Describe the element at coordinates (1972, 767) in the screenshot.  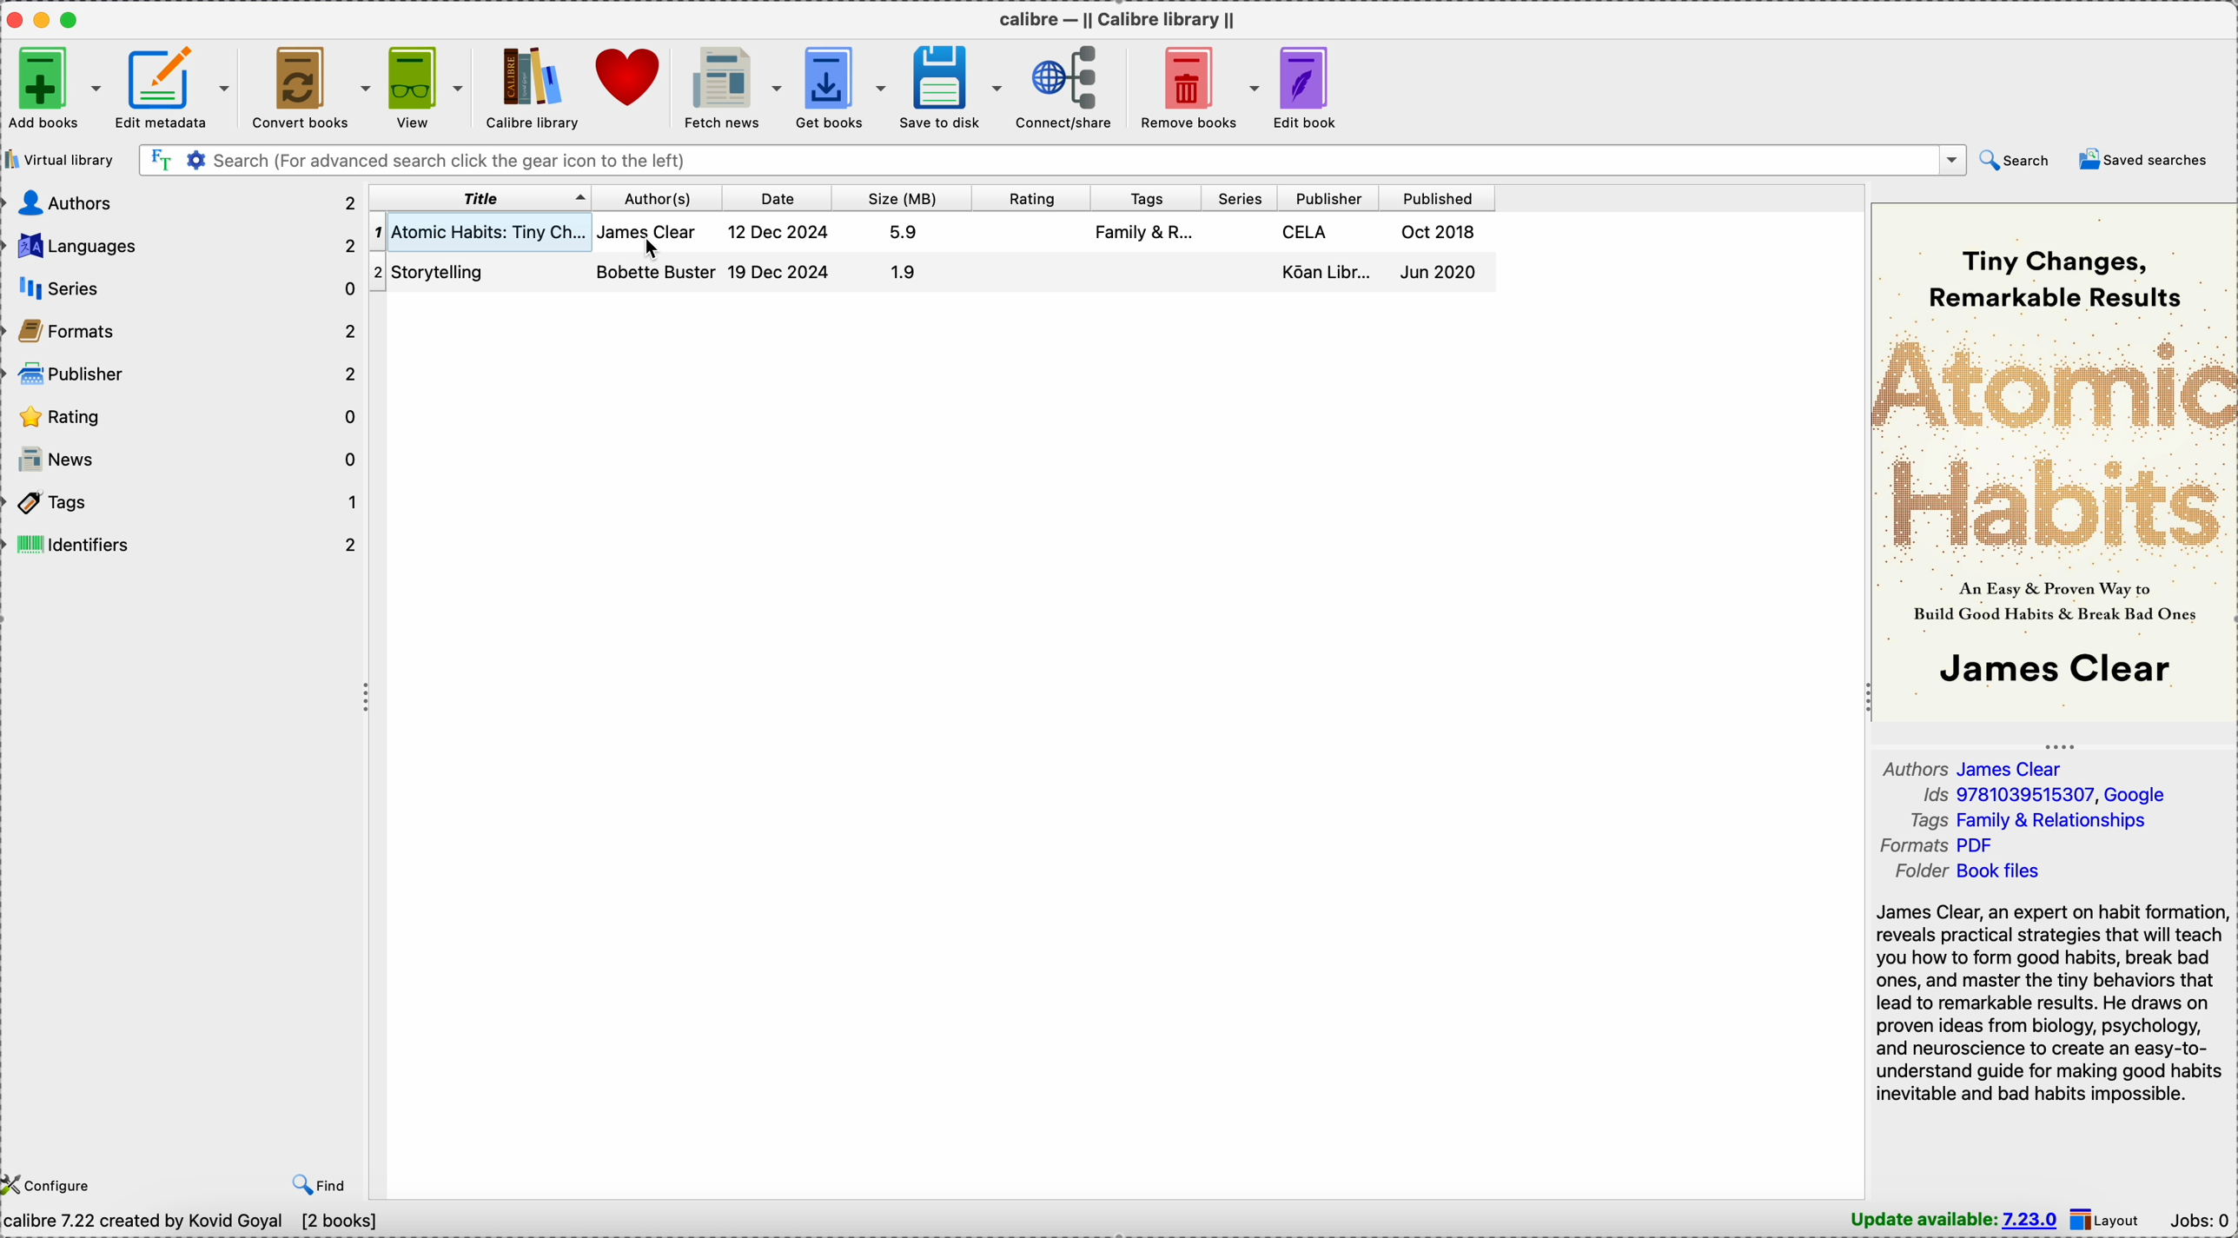
I see `author James Clear` at that location.